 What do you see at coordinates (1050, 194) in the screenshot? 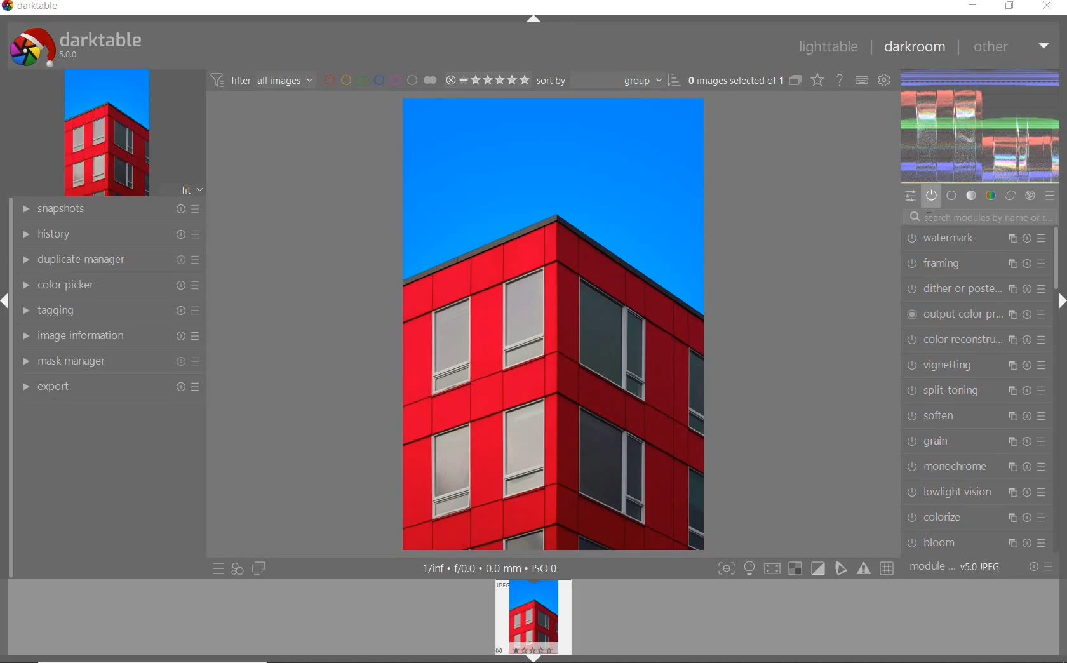
I see `presets` at bounding box center [1050, 194].